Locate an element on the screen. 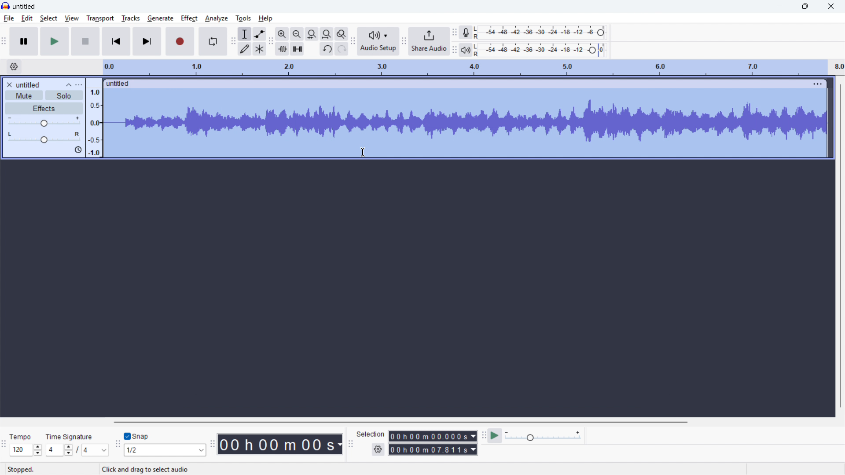 The height and width of the screenshot is (475, 845). stopped. is located at coordinates (21, 470).